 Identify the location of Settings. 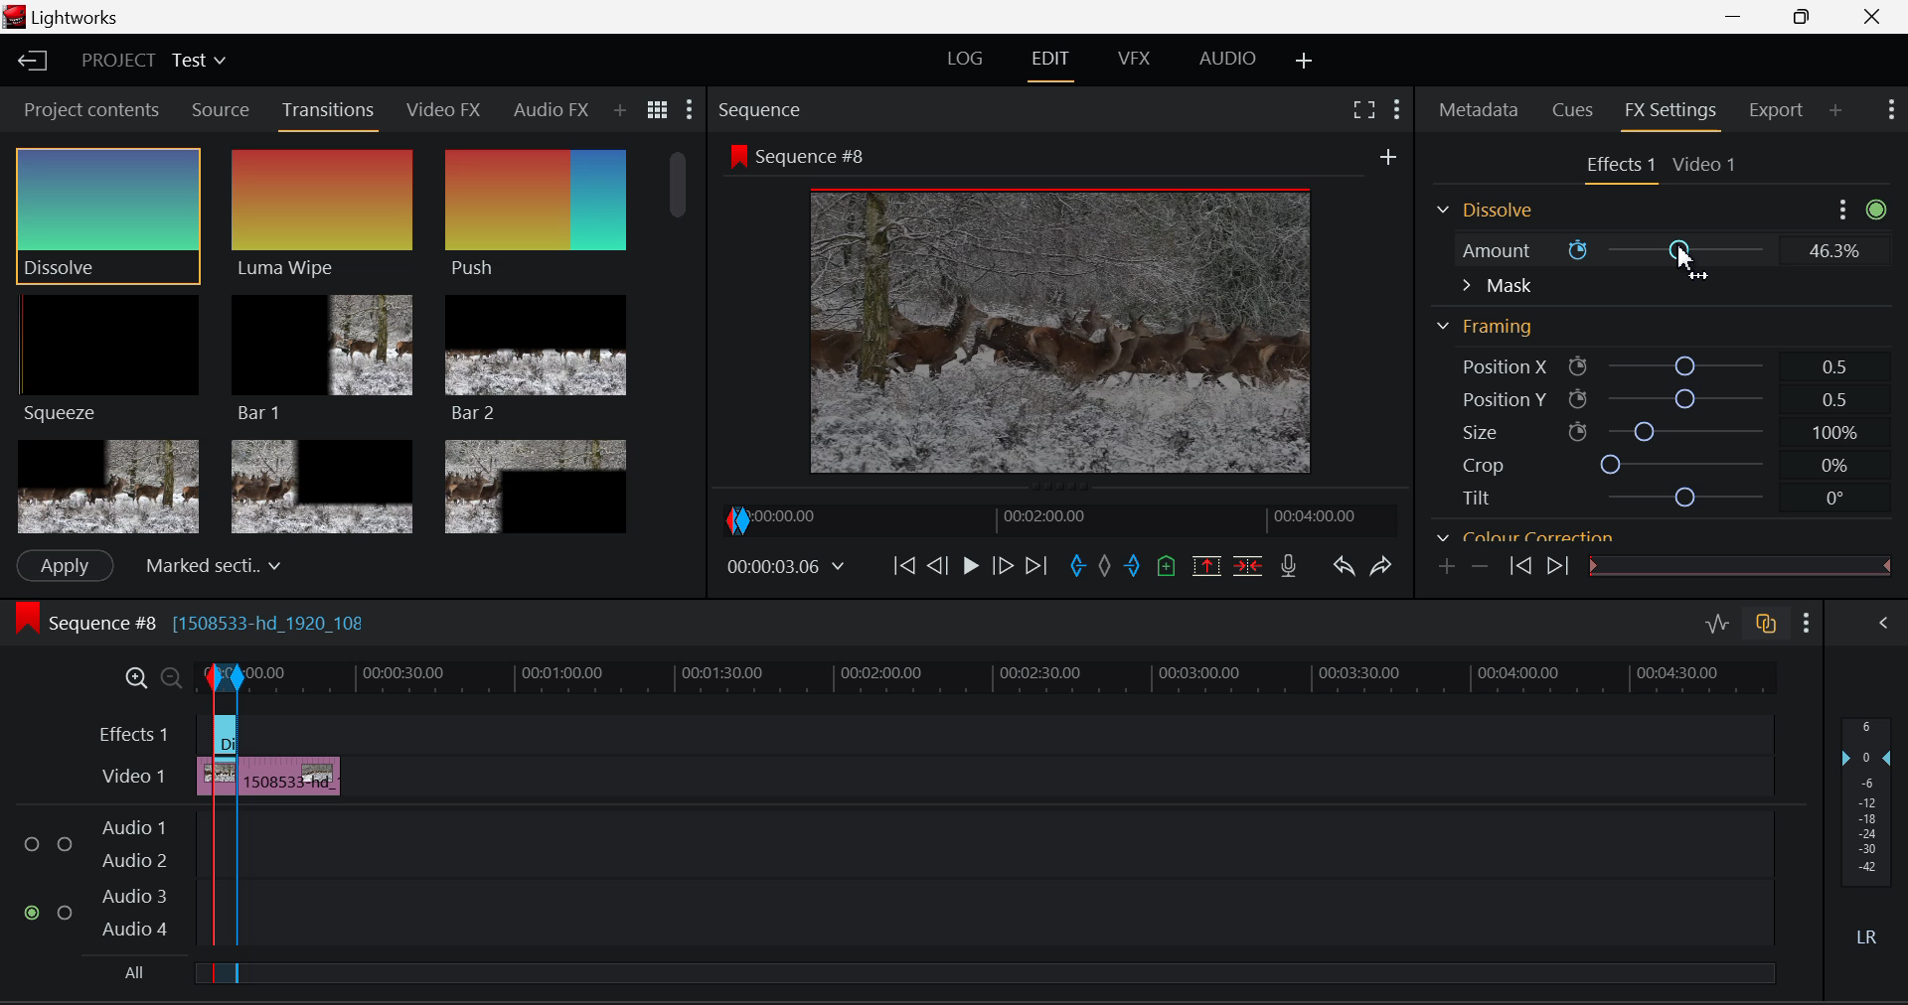
(1844, 209).